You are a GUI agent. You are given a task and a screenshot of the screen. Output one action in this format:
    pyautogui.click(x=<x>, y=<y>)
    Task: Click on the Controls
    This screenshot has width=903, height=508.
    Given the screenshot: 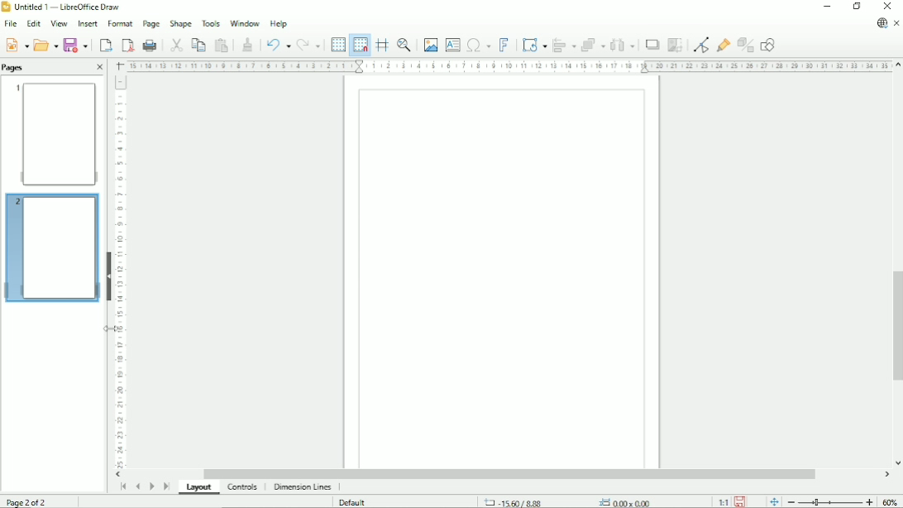 What is the action you would take?
    pyautogui.click(x=244, y=487)
    